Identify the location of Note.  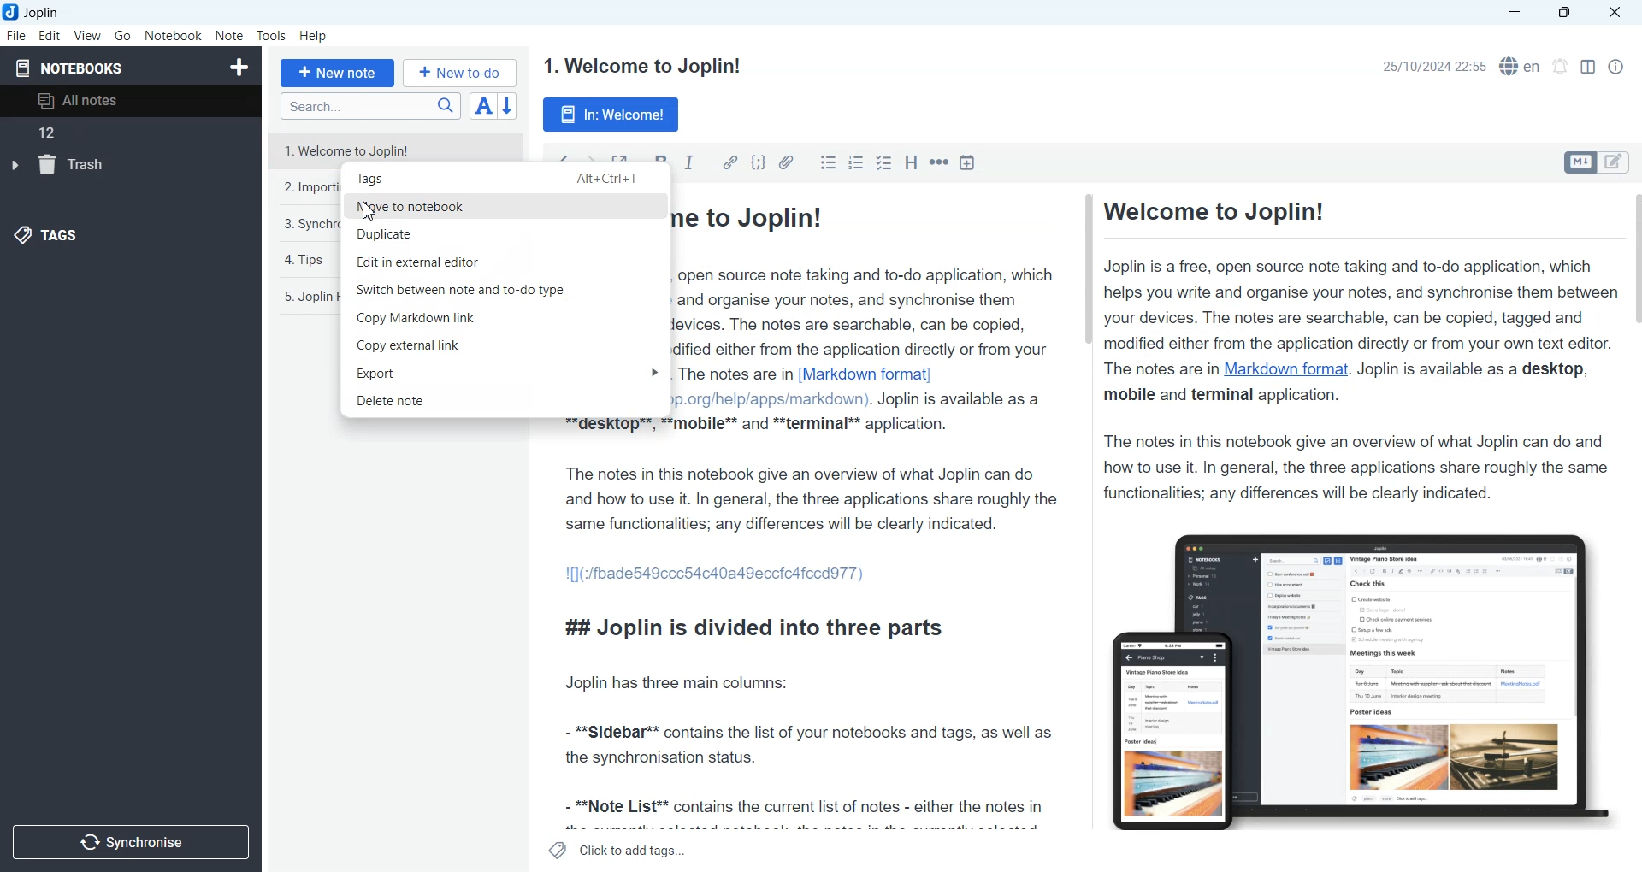
(228, 36).